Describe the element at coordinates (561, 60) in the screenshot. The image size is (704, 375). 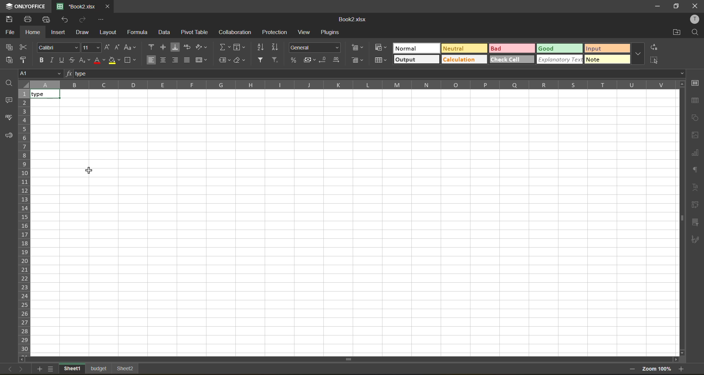
I see `explanatory text` at that location.